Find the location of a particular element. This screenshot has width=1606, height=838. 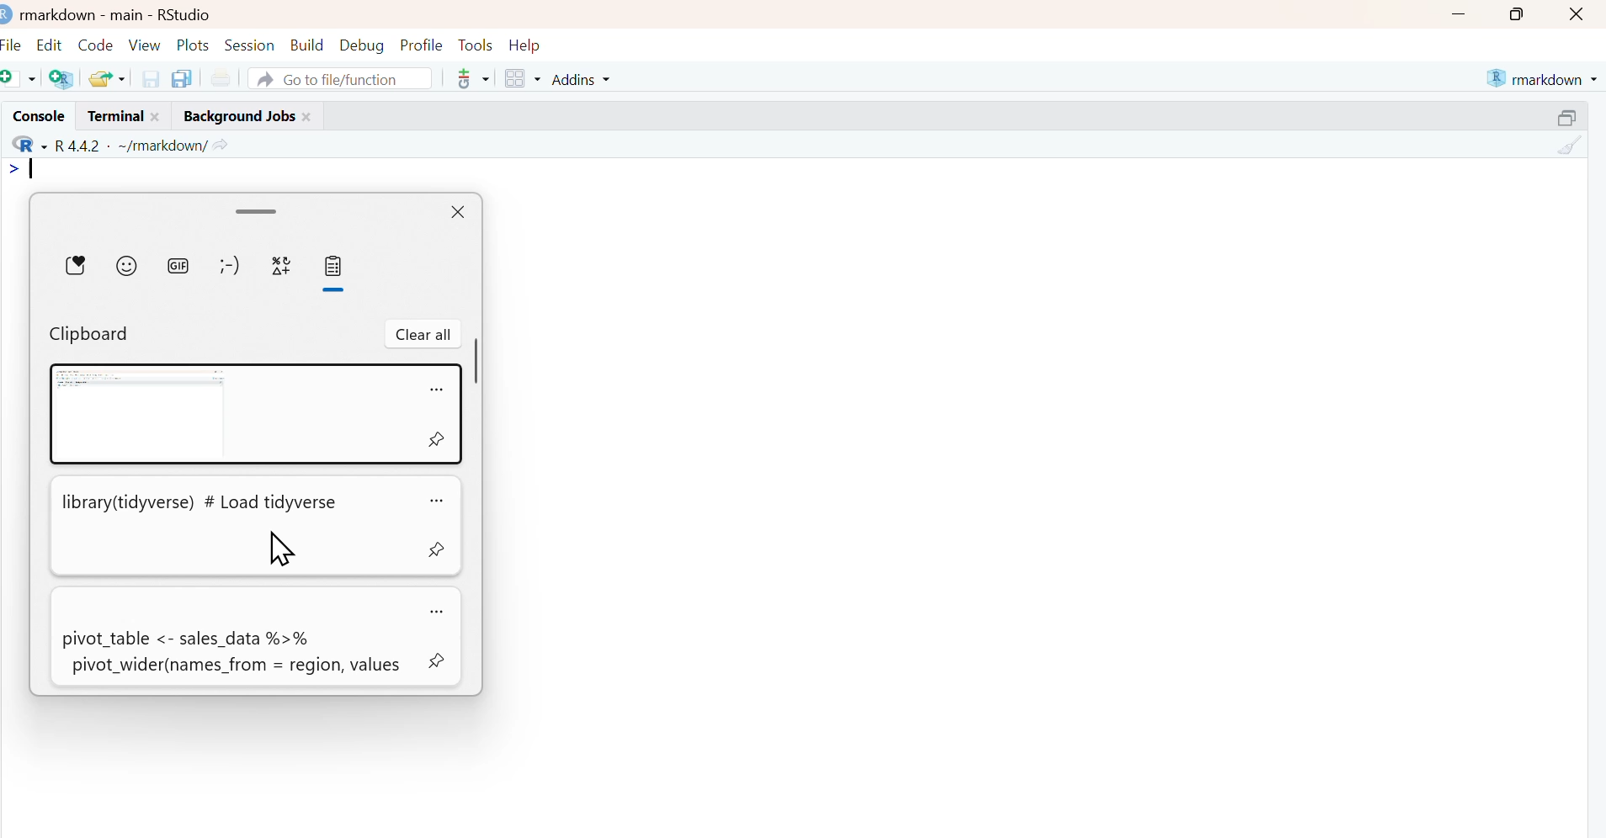

Session is located at coordinates (251, 43).